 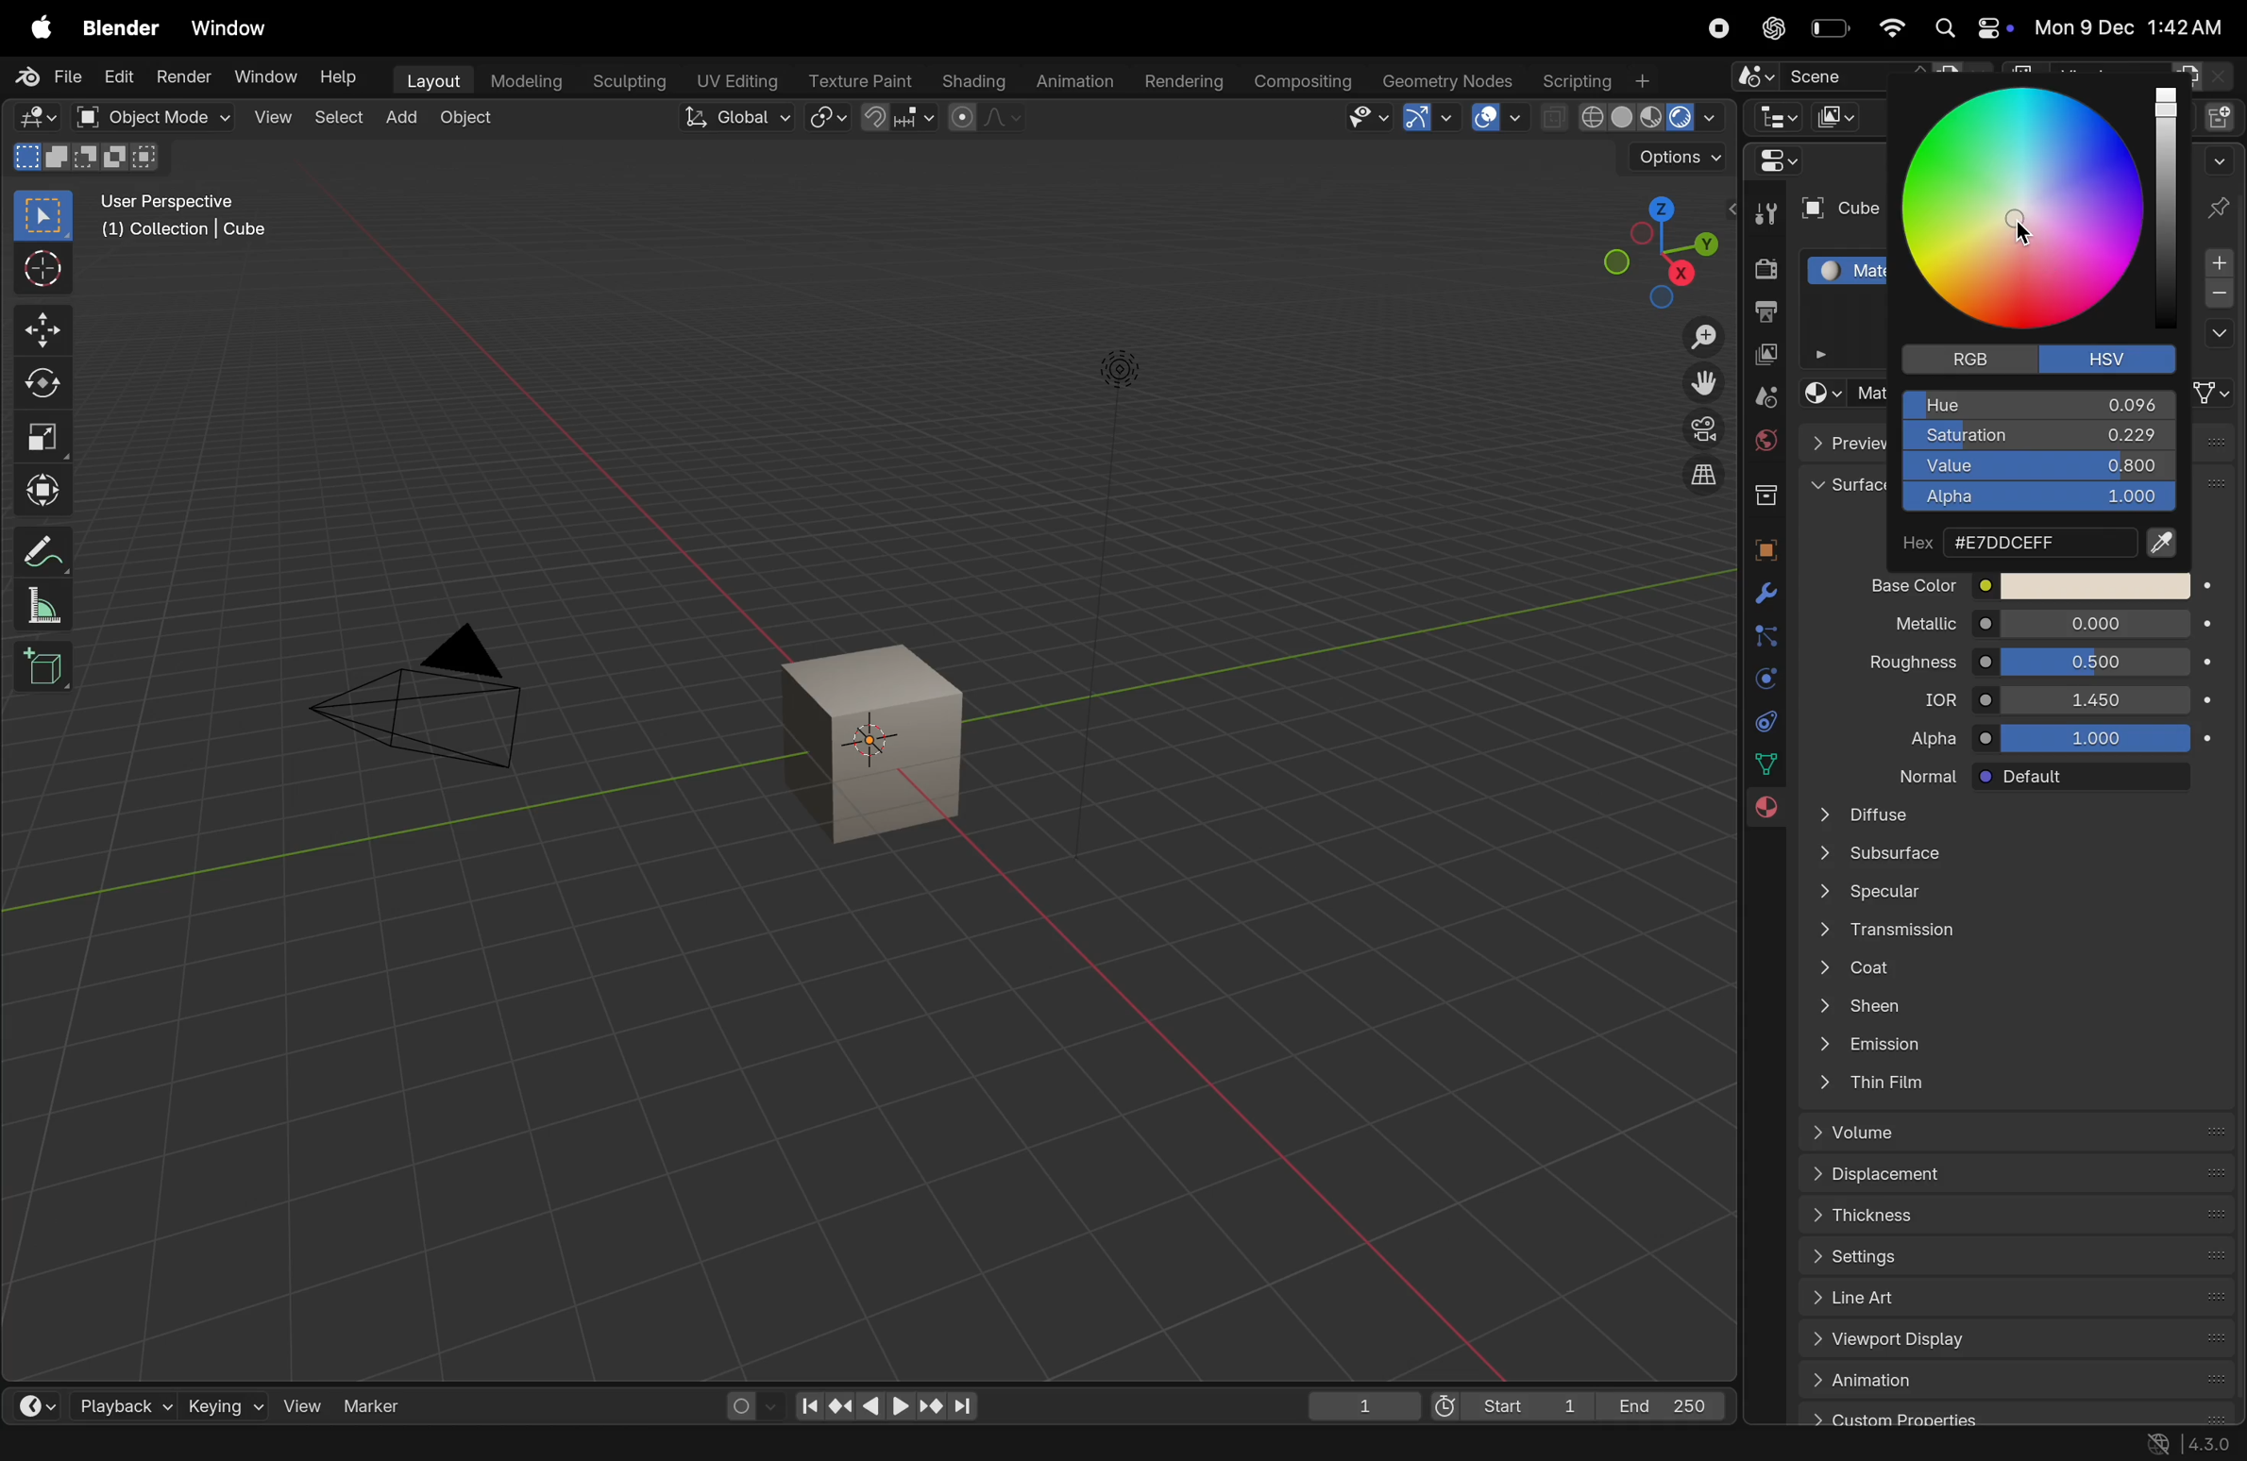 I want to click on 1.000, so click(x=2103, y=739).